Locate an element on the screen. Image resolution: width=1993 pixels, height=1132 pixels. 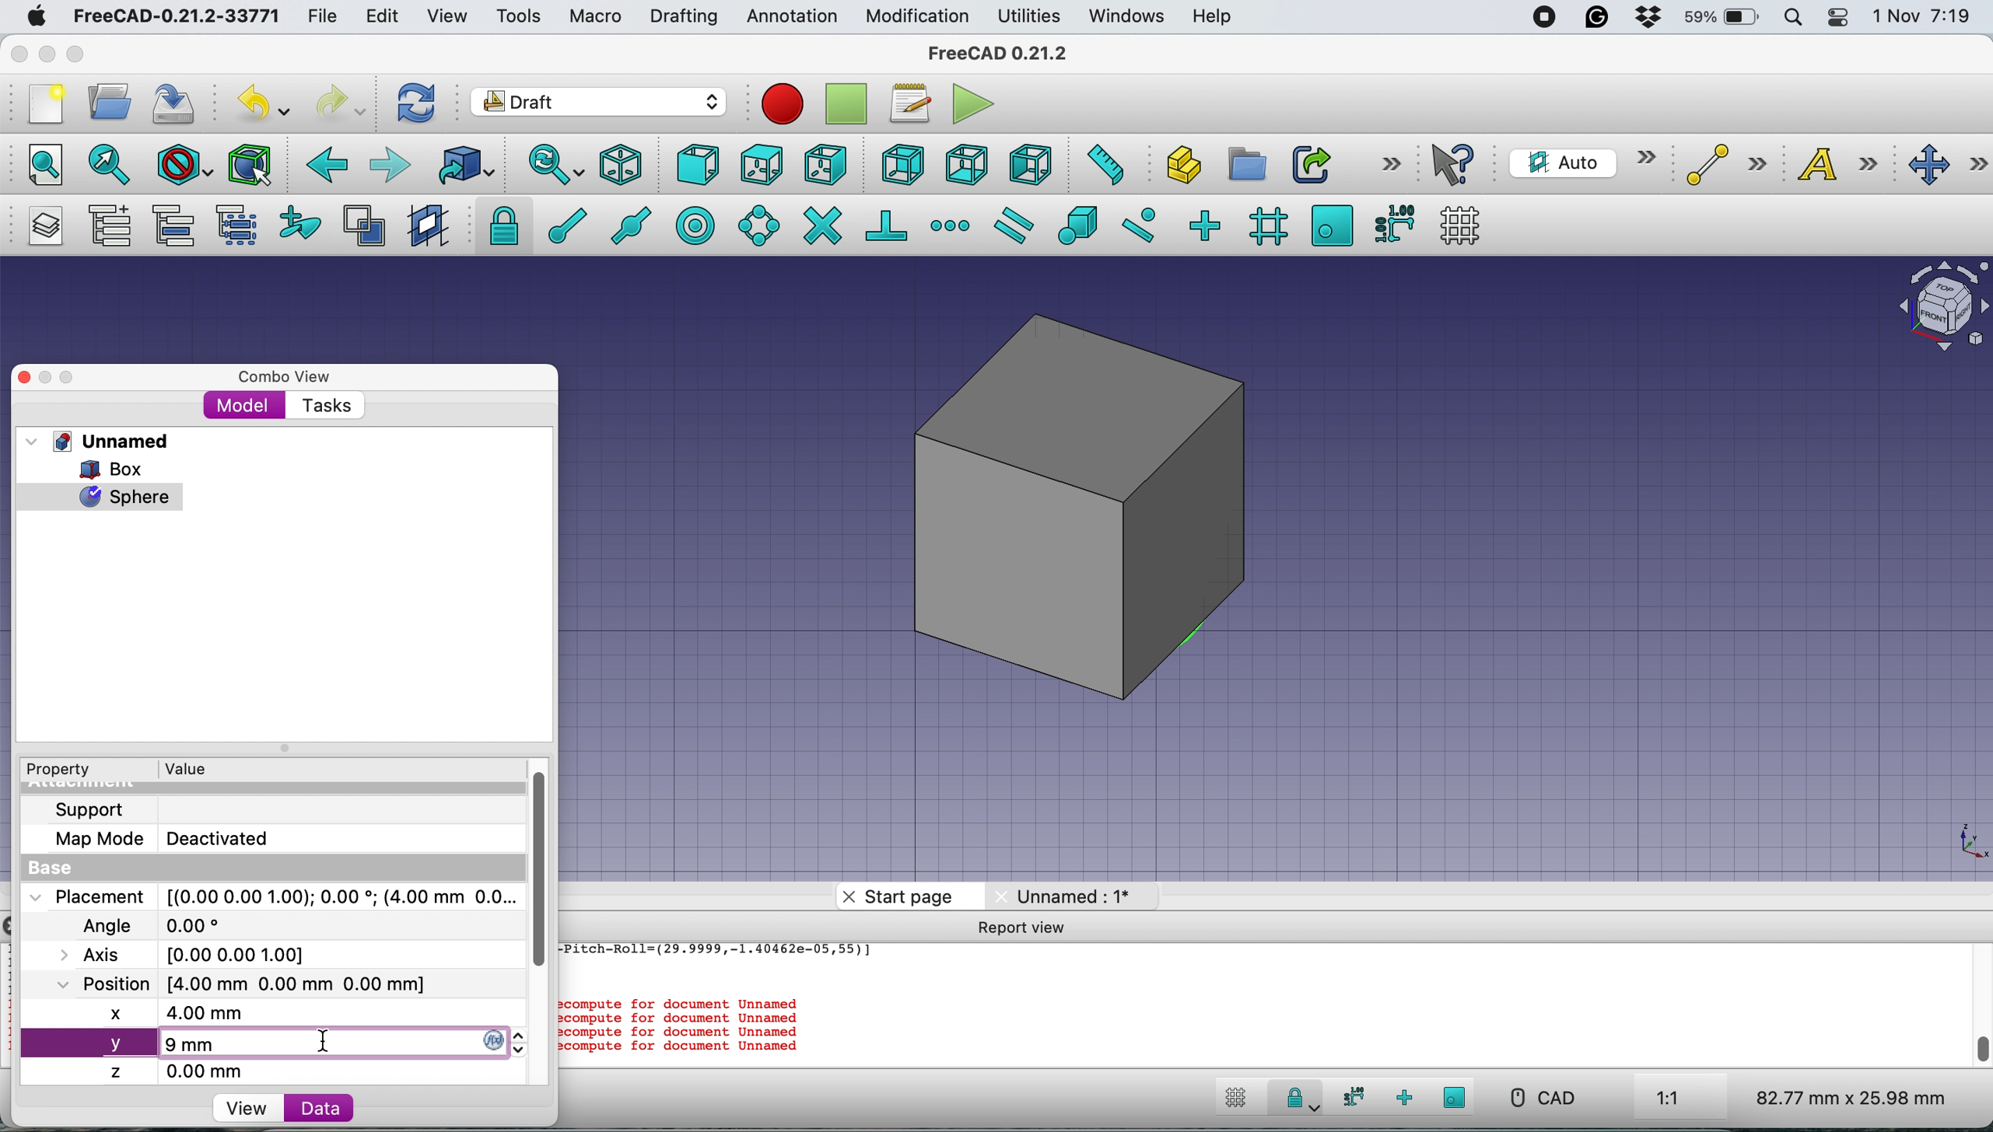
windows is located at coordinates (1129, 16).